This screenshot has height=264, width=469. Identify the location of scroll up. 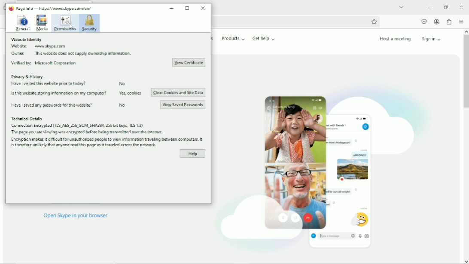
(465, 31).